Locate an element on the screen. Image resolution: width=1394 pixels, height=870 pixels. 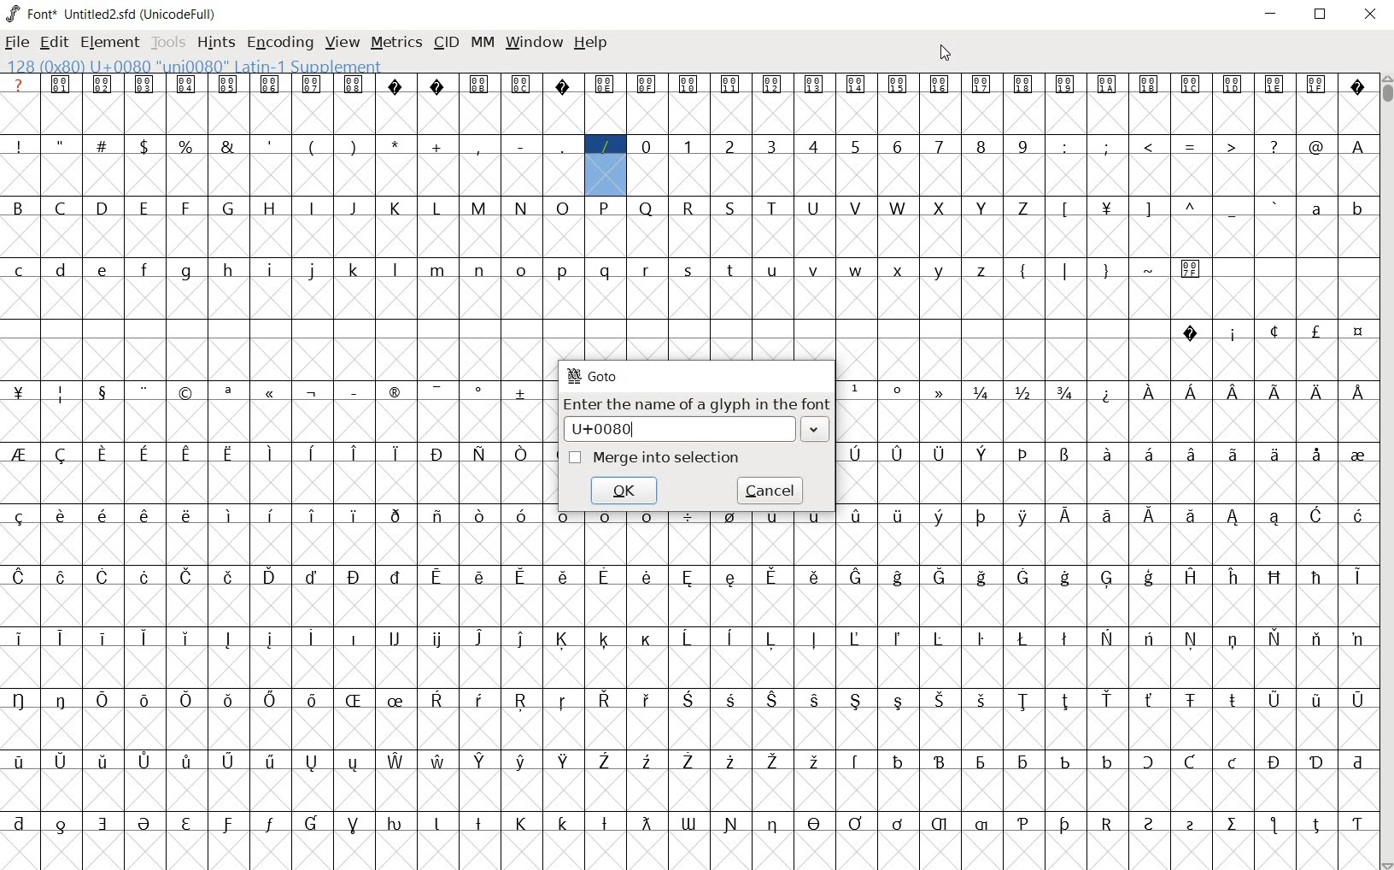
glyph is located at coordinates (269, 639).